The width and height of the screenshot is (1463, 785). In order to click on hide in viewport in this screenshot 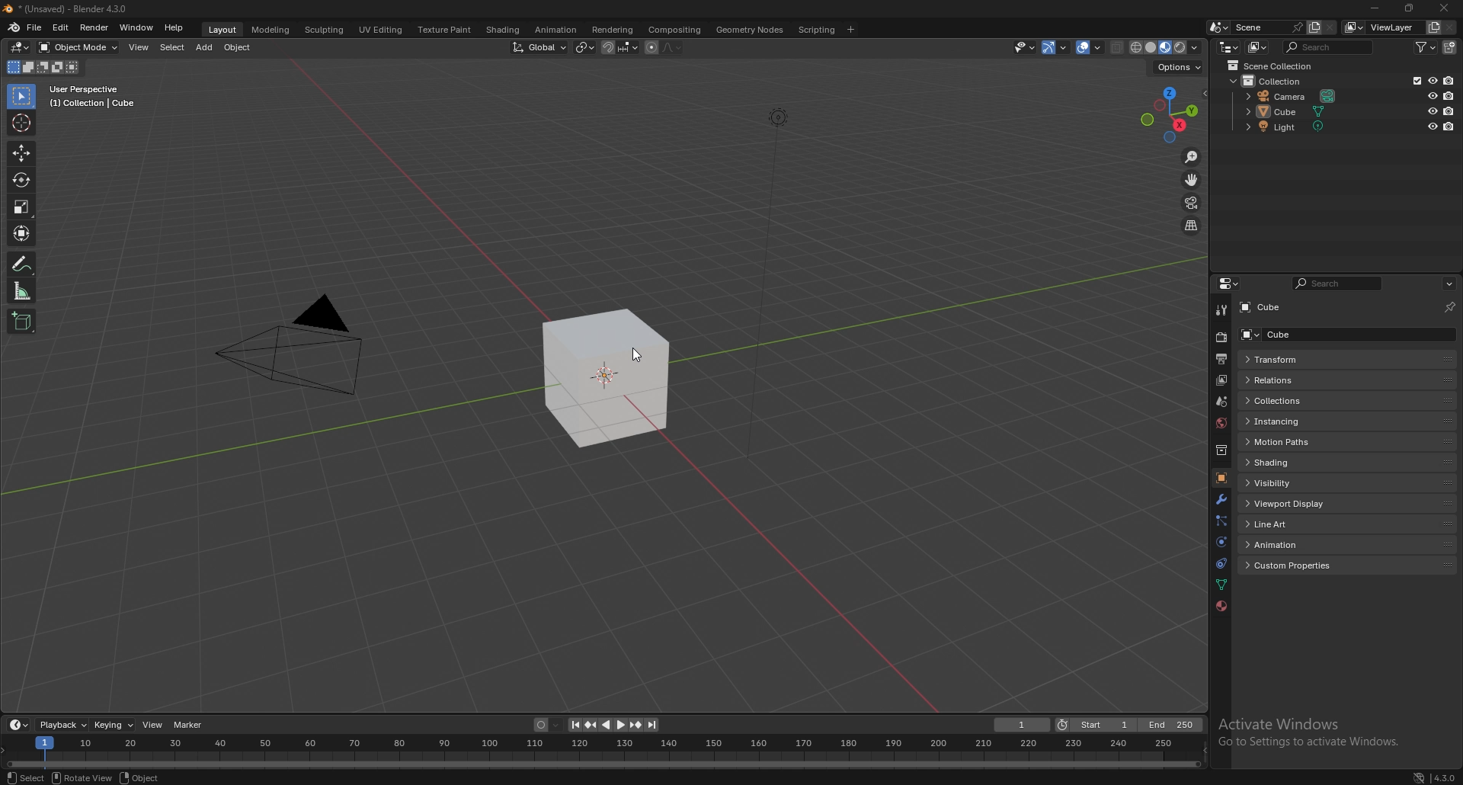, I will do `click(1430, 127)`.